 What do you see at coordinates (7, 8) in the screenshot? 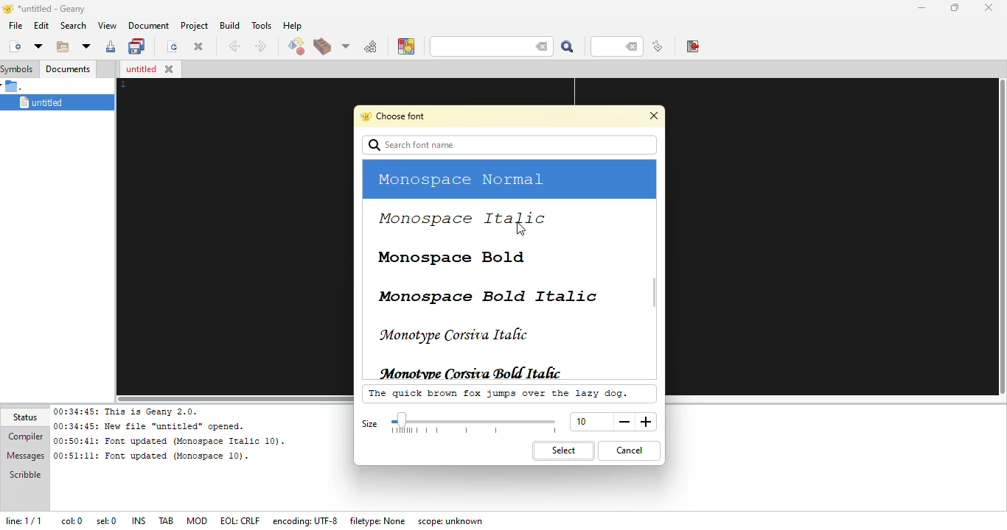
I see `logo` at bounding box center [7, 8].